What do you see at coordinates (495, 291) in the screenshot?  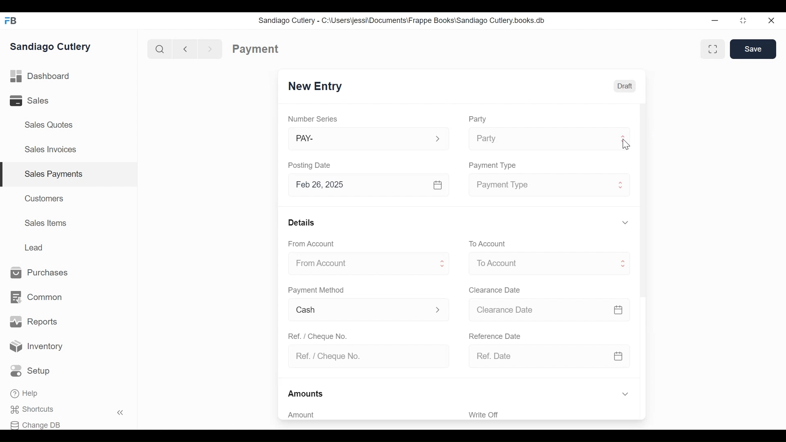 I see `Clearance Date` at bounding box center [495, 291].